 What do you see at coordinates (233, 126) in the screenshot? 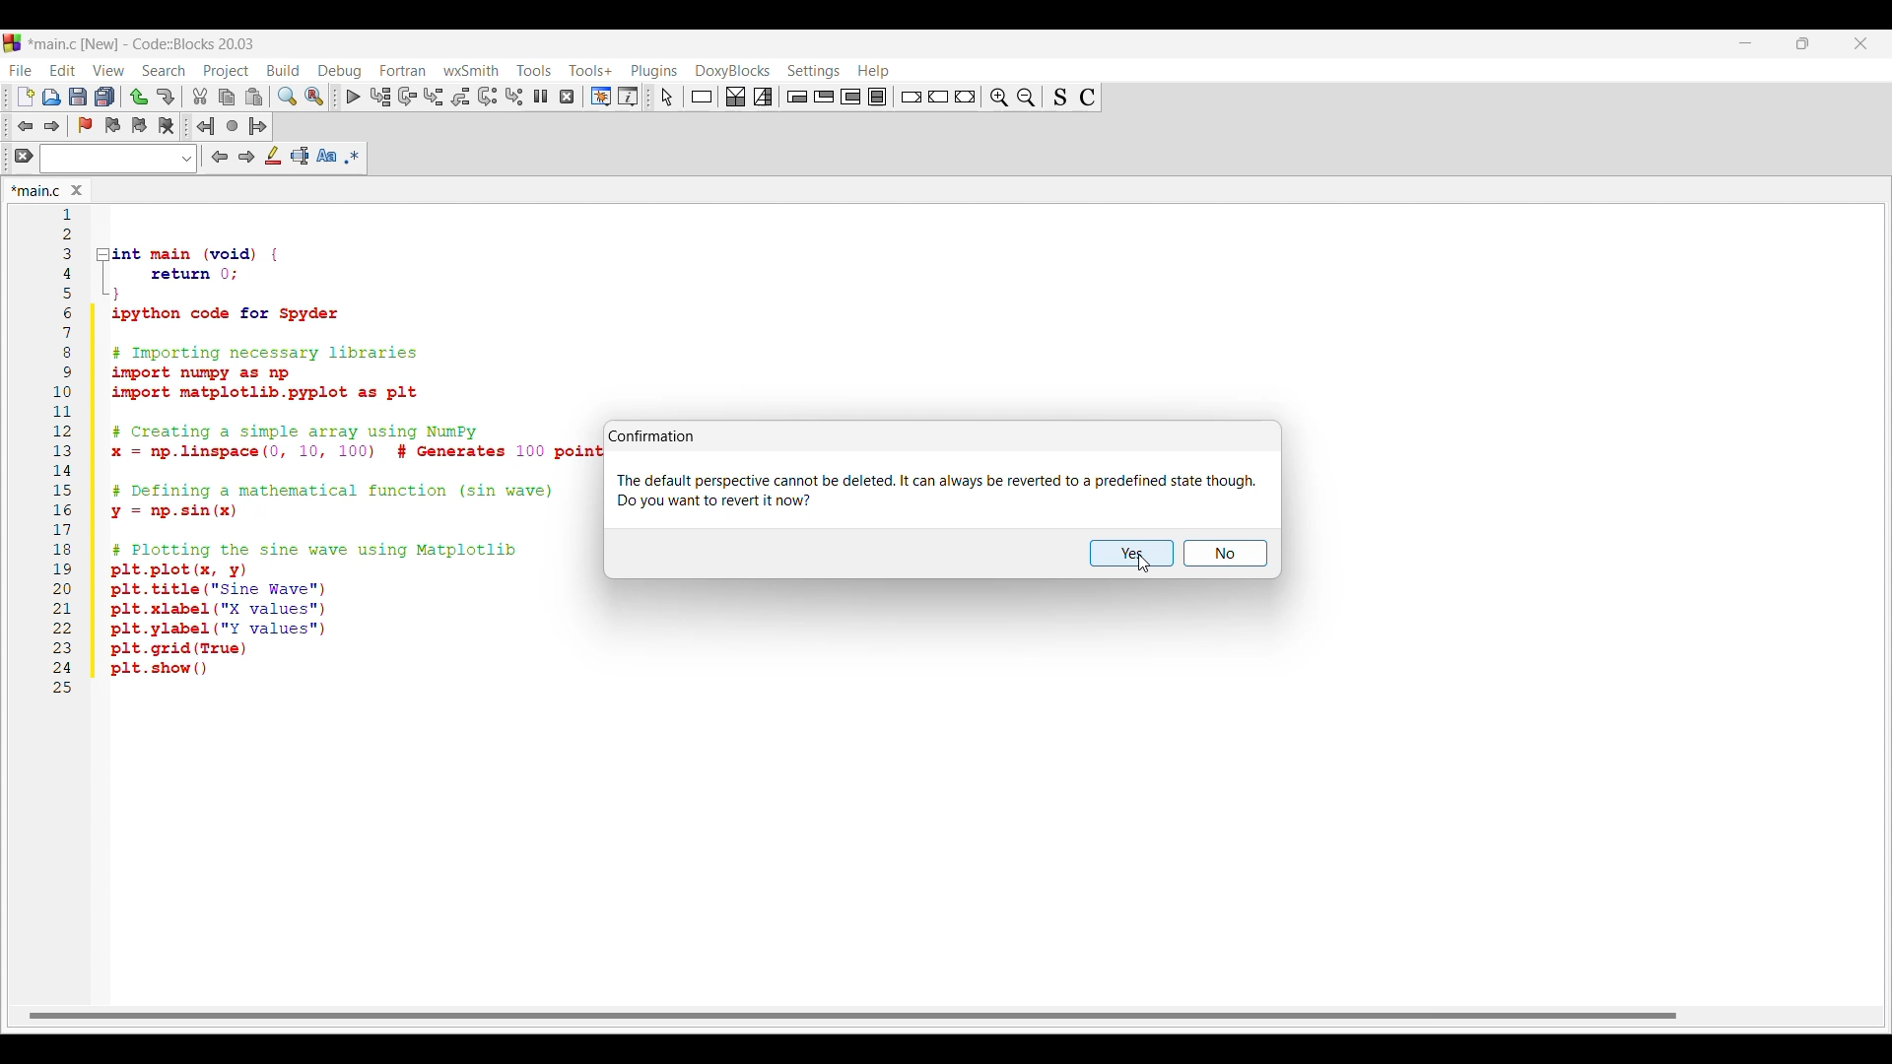
I see `Last jump` at bounding box center [233, 126].